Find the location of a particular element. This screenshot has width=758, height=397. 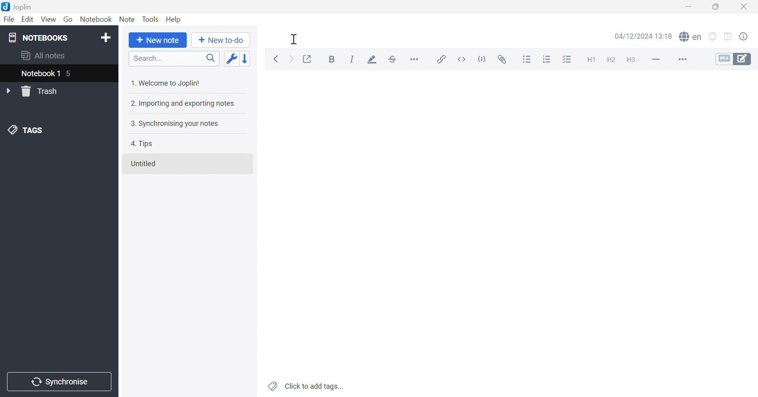

Horizontal is located at coordinates (415, 59).